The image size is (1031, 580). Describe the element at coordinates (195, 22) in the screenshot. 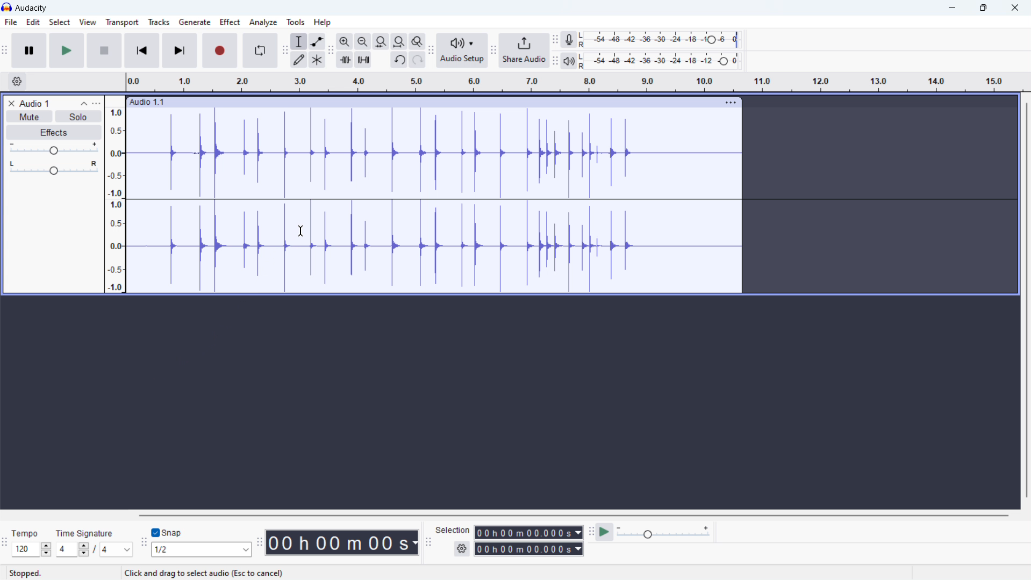

I see `generate` at that location.